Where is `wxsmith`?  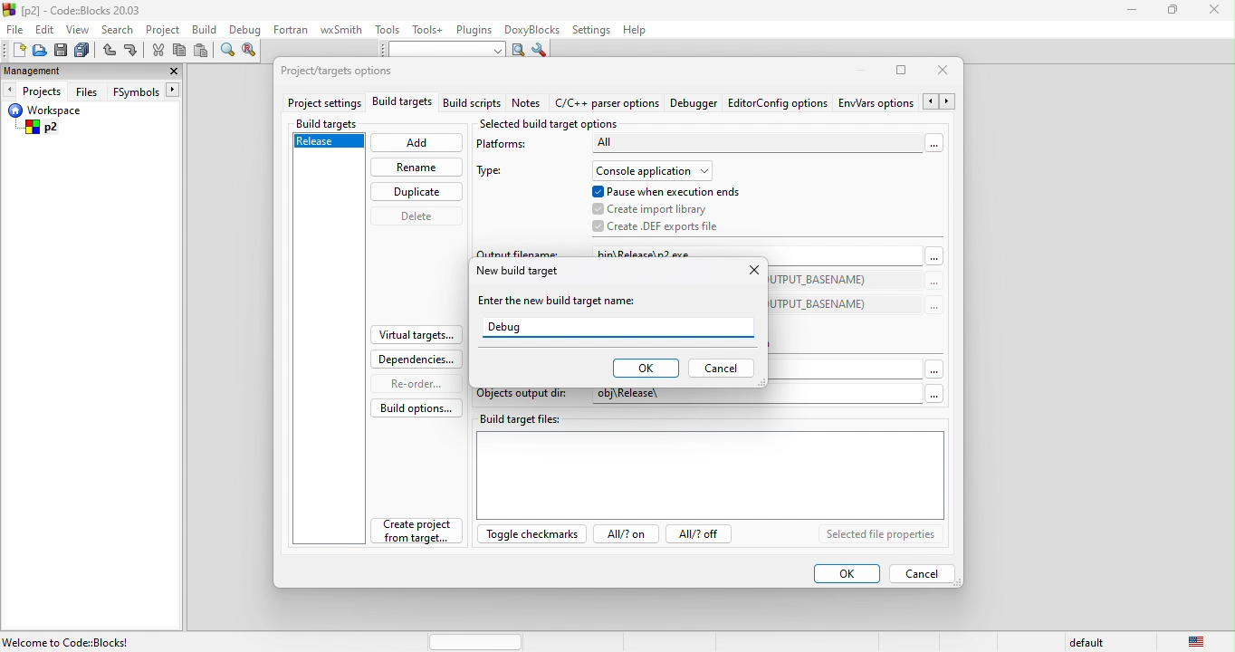 wxsmith is located at coordinates (341, 30).